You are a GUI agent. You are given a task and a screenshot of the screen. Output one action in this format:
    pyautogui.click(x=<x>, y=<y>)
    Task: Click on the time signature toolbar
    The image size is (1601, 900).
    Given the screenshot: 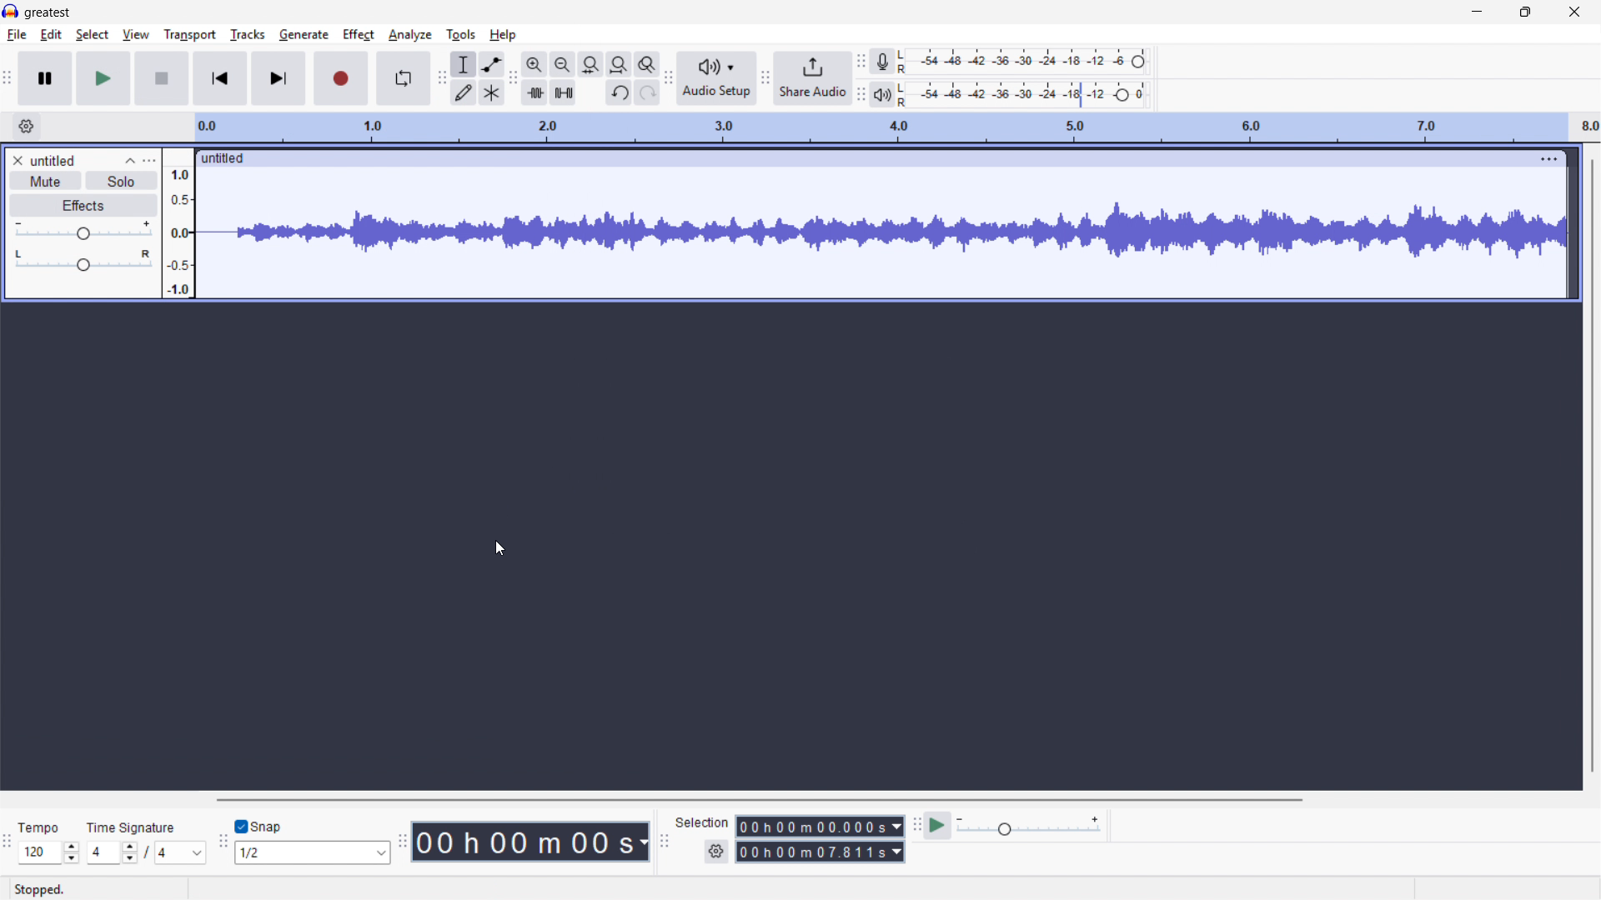 What is the action you would take?
    pyautogui.click(x=7, y=842)
    